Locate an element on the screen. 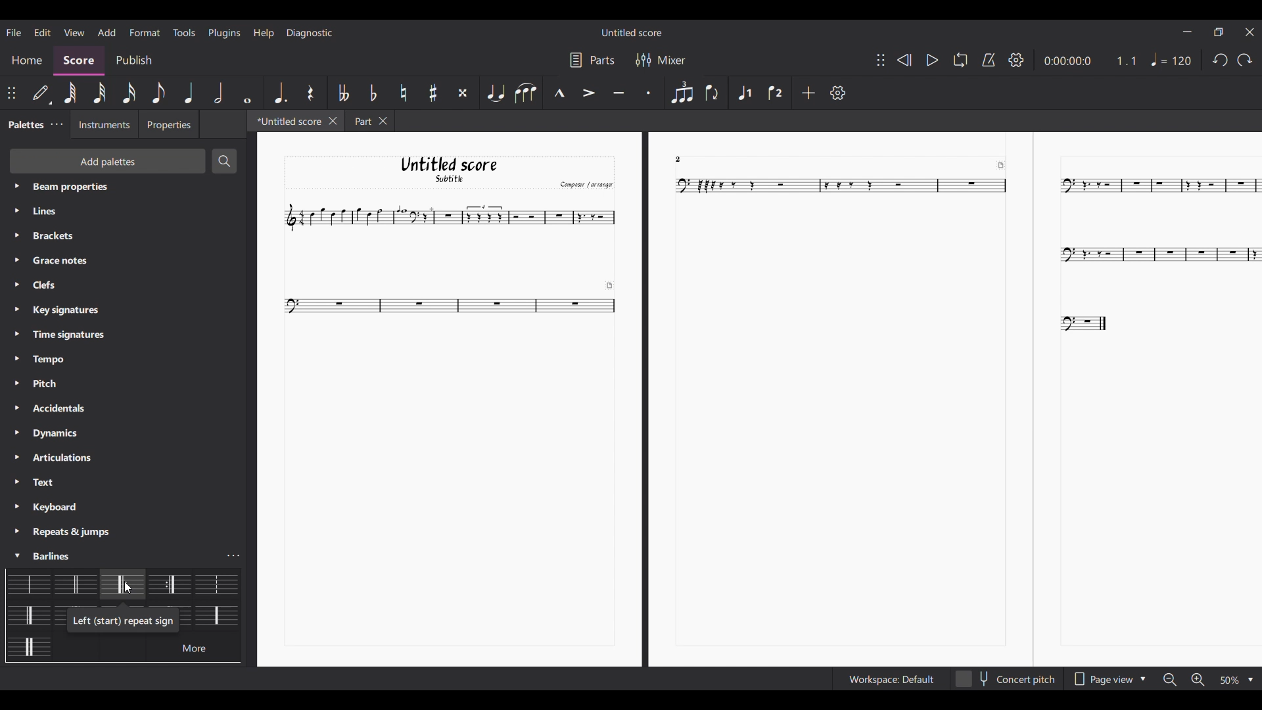 The height and width of the screenshot is (710, 1262). Page view options is located at coordinates (1108, 678).